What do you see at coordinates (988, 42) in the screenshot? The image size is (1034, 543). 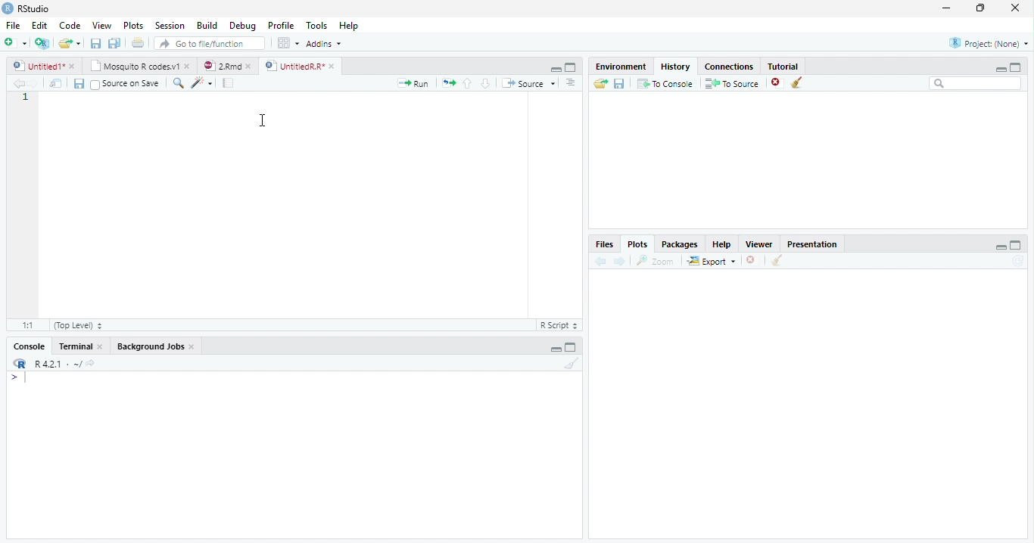 I see `Project(none)` at bounding box center [988, 42].